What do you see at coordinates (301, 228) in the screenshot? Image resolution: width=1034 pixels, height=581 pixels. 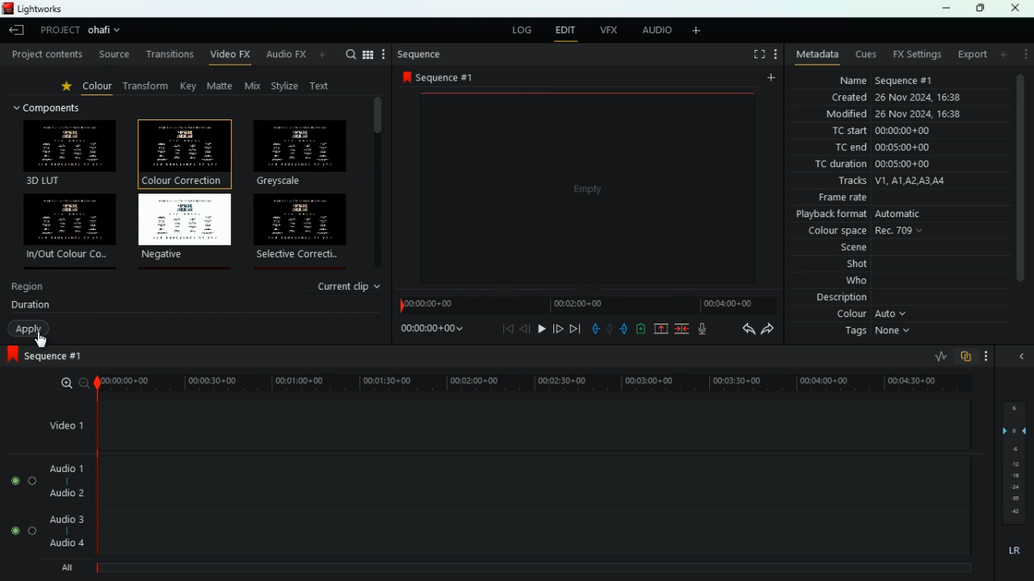 I see `Selective corrrection` at bounding box center [301, 228].